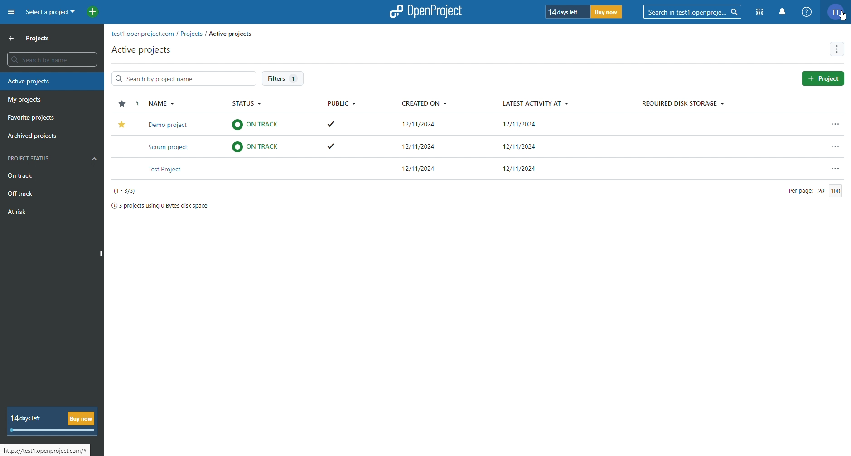 The height and width of the screenshot is (456, 851). What do you see at coordinates (681, 103) in the screenshot?
I see `Required Disk Storage` at bounding box center [681, 103].